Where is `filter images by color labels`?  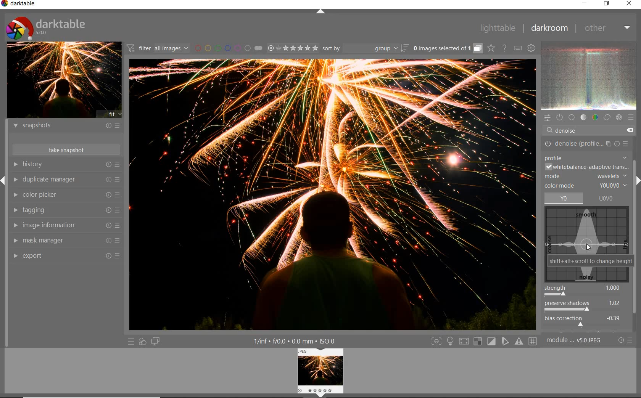
filter images by color labels is located at coordinates (227, 48).